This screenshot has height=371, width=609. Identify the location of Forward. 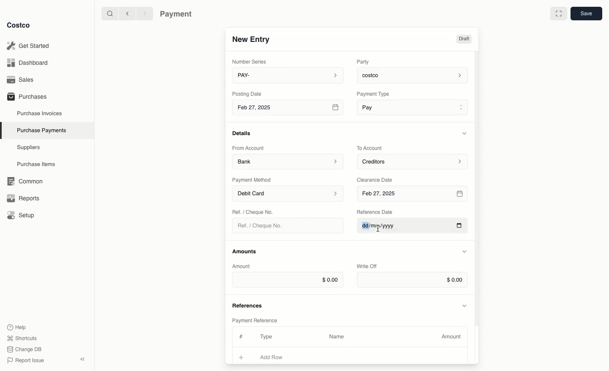
(144, 13).